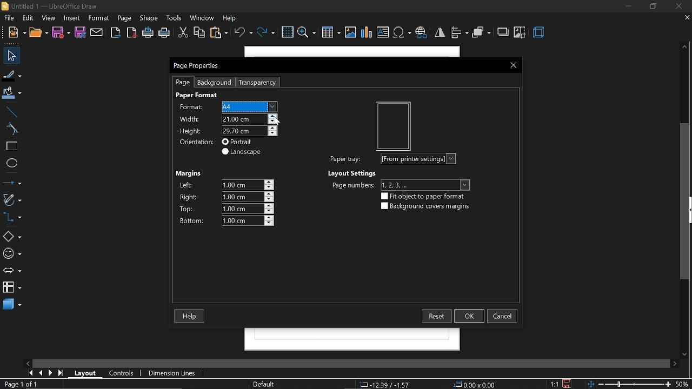  I want to click on page, so click(124, 18).